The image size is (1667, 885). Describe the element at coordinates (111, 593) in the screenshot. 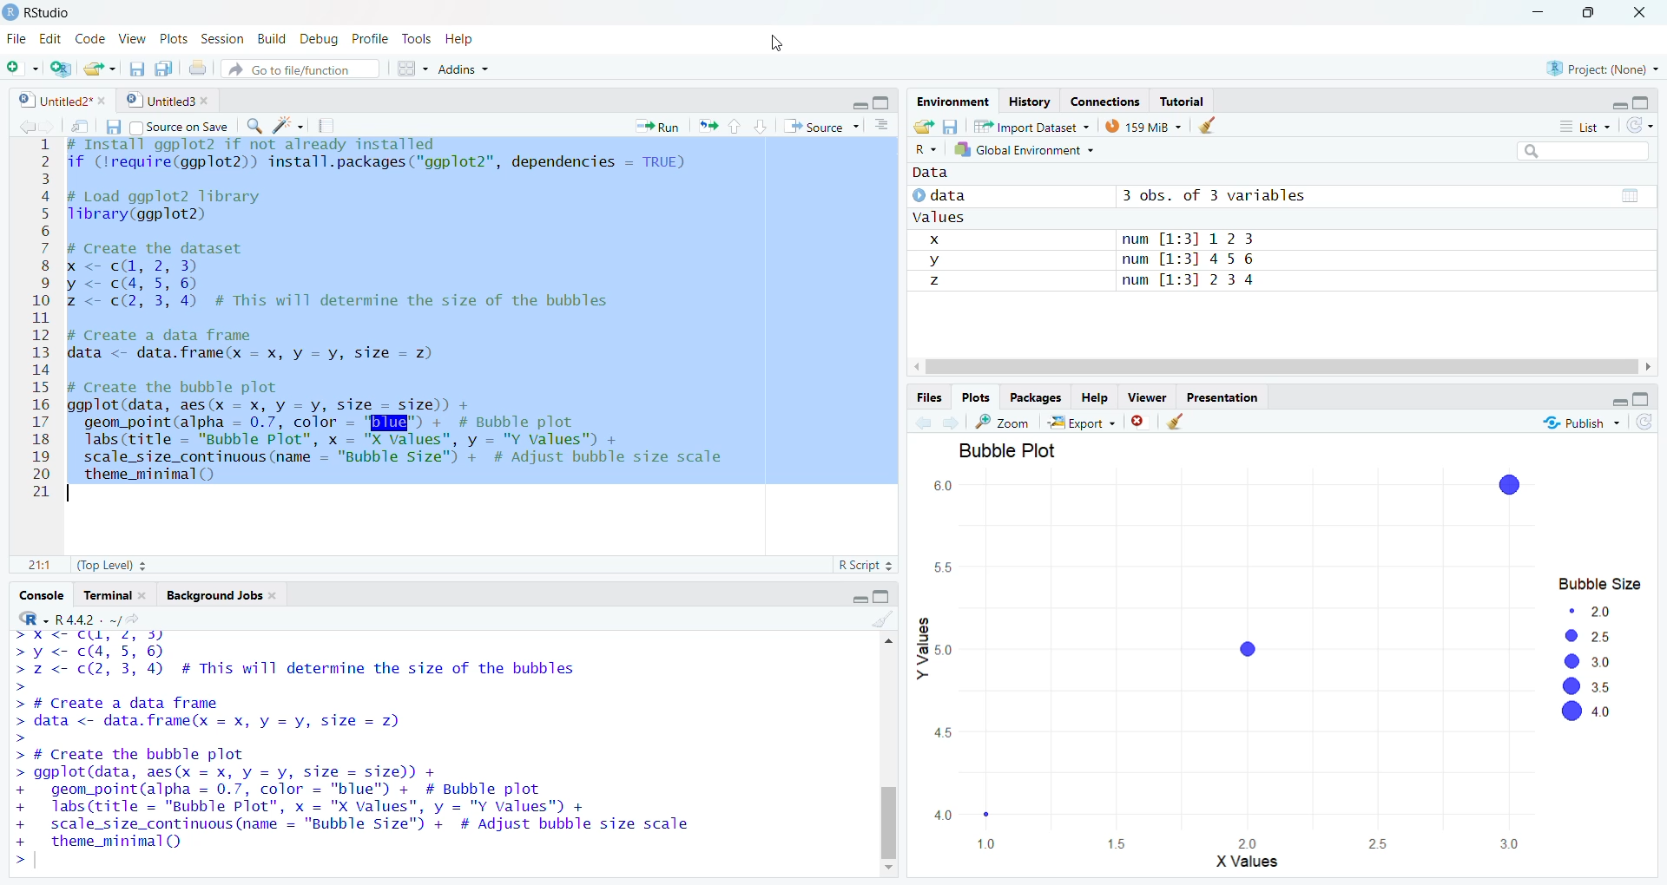

I see `Terminal` at that location.